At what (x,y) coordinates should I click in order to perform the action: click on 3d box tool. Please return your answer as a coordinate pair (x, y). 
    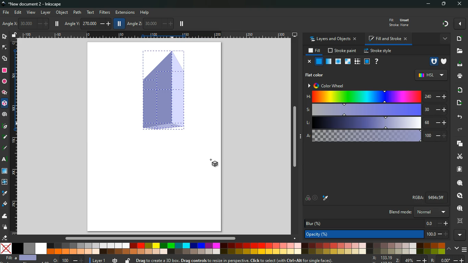
    Looking at the image, I should click on (5, 104).